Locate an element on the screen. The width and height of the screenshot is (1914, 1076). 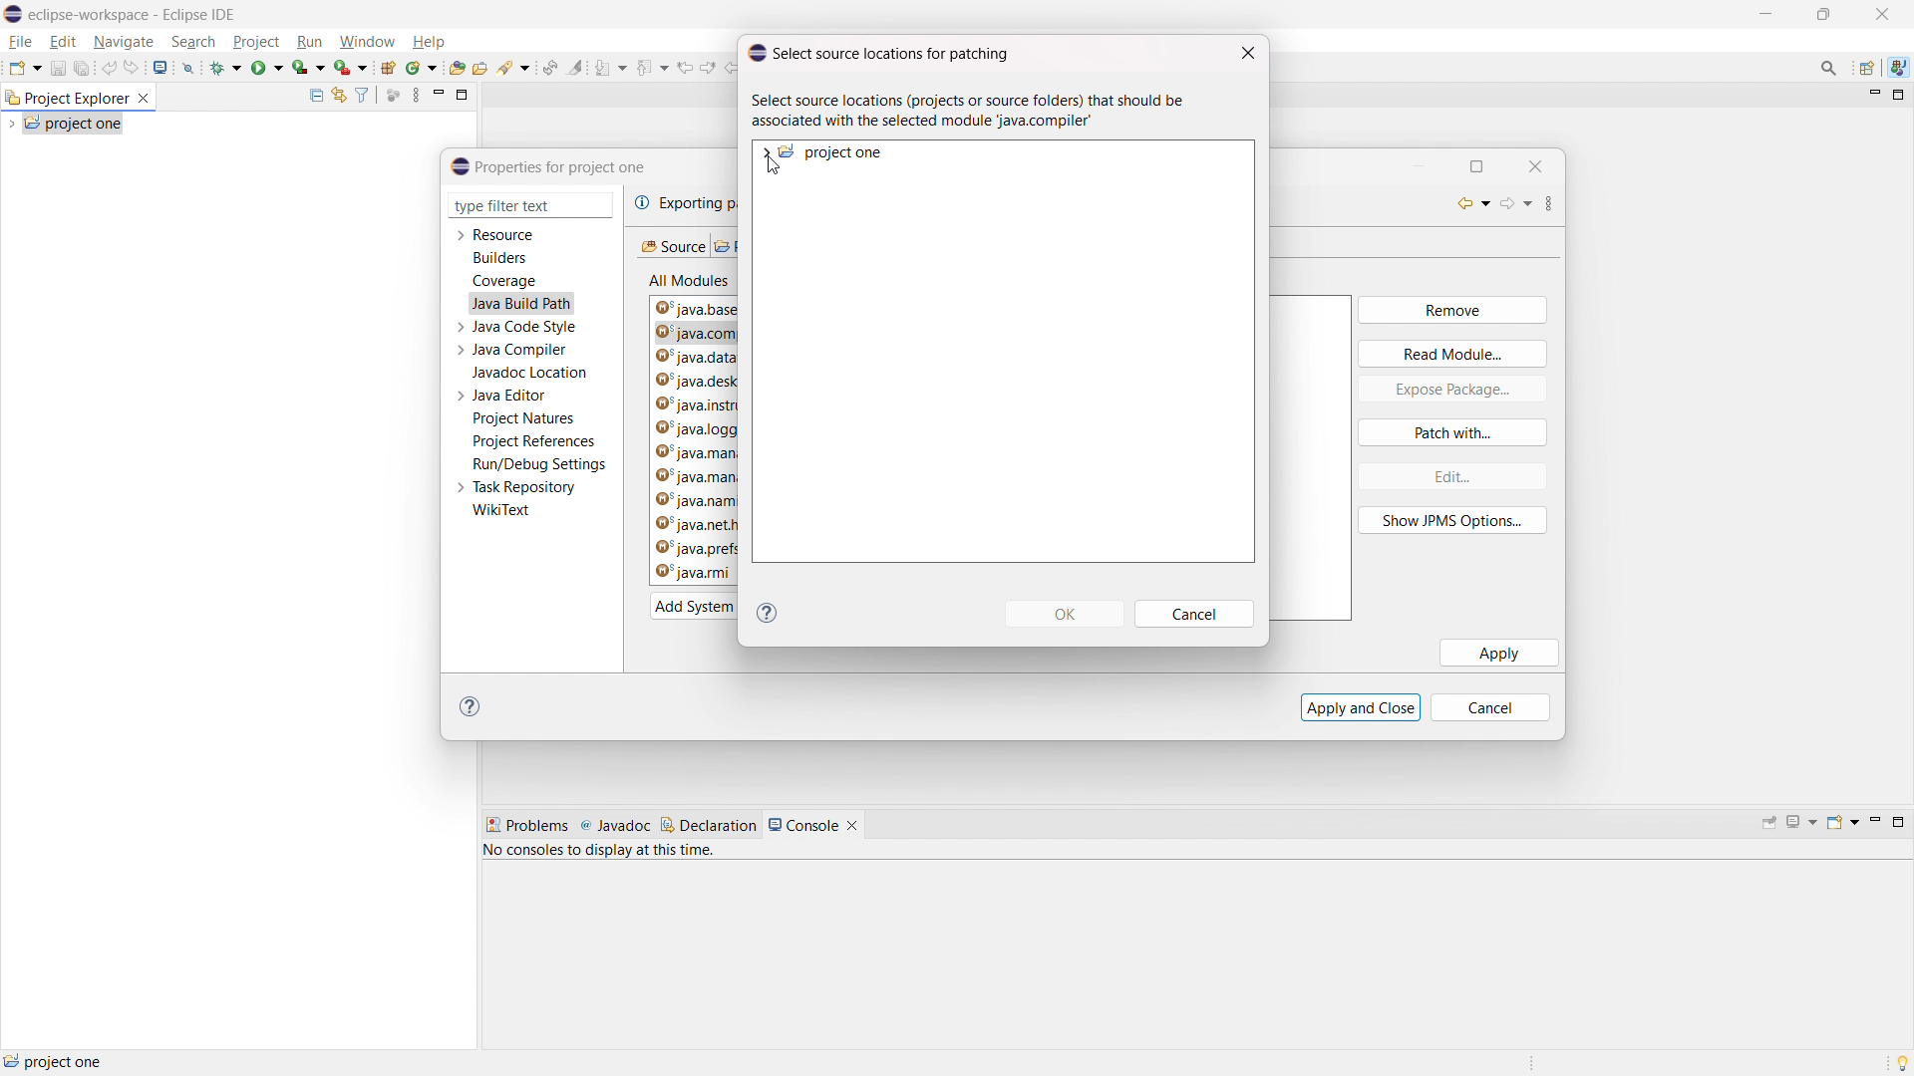
help is located at coordinates (475, 707).